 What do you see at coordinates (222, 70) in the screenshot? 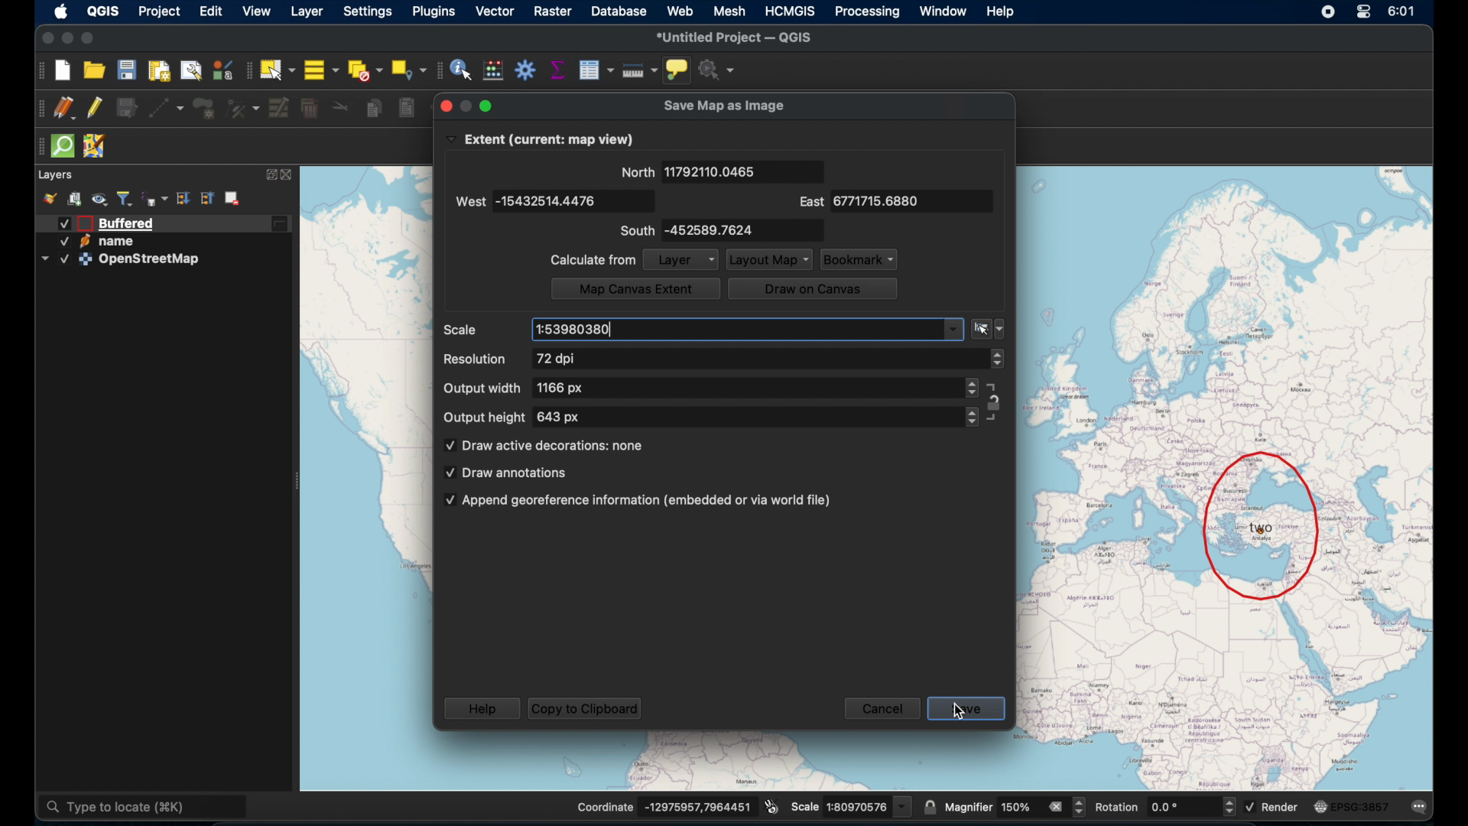
I see `style manager` at bounding box center [222, 70].